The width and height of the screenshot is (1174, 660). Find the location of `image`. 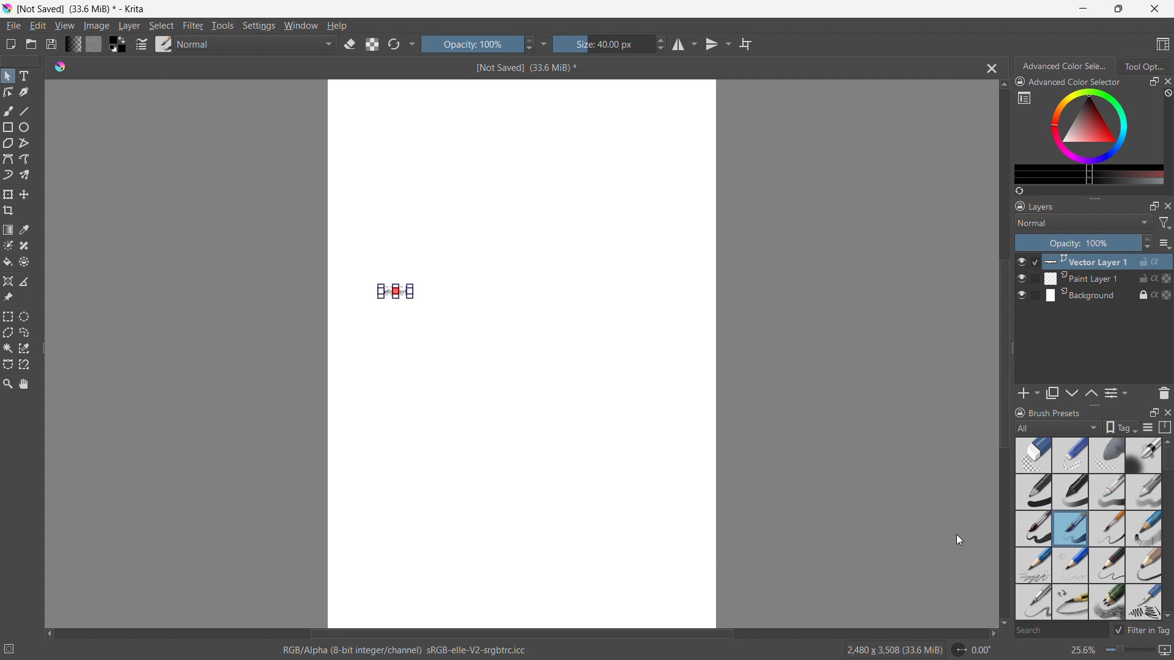

image is located at coordinates (97, 26).